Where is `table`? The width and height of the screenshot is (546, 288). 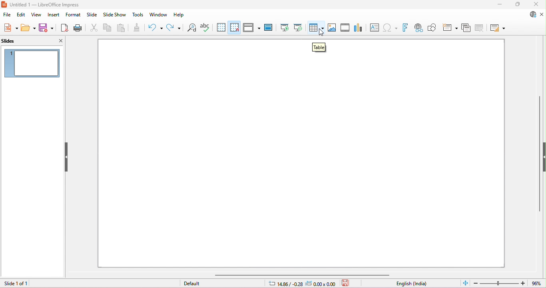 table is located at coordinates (319, 47).